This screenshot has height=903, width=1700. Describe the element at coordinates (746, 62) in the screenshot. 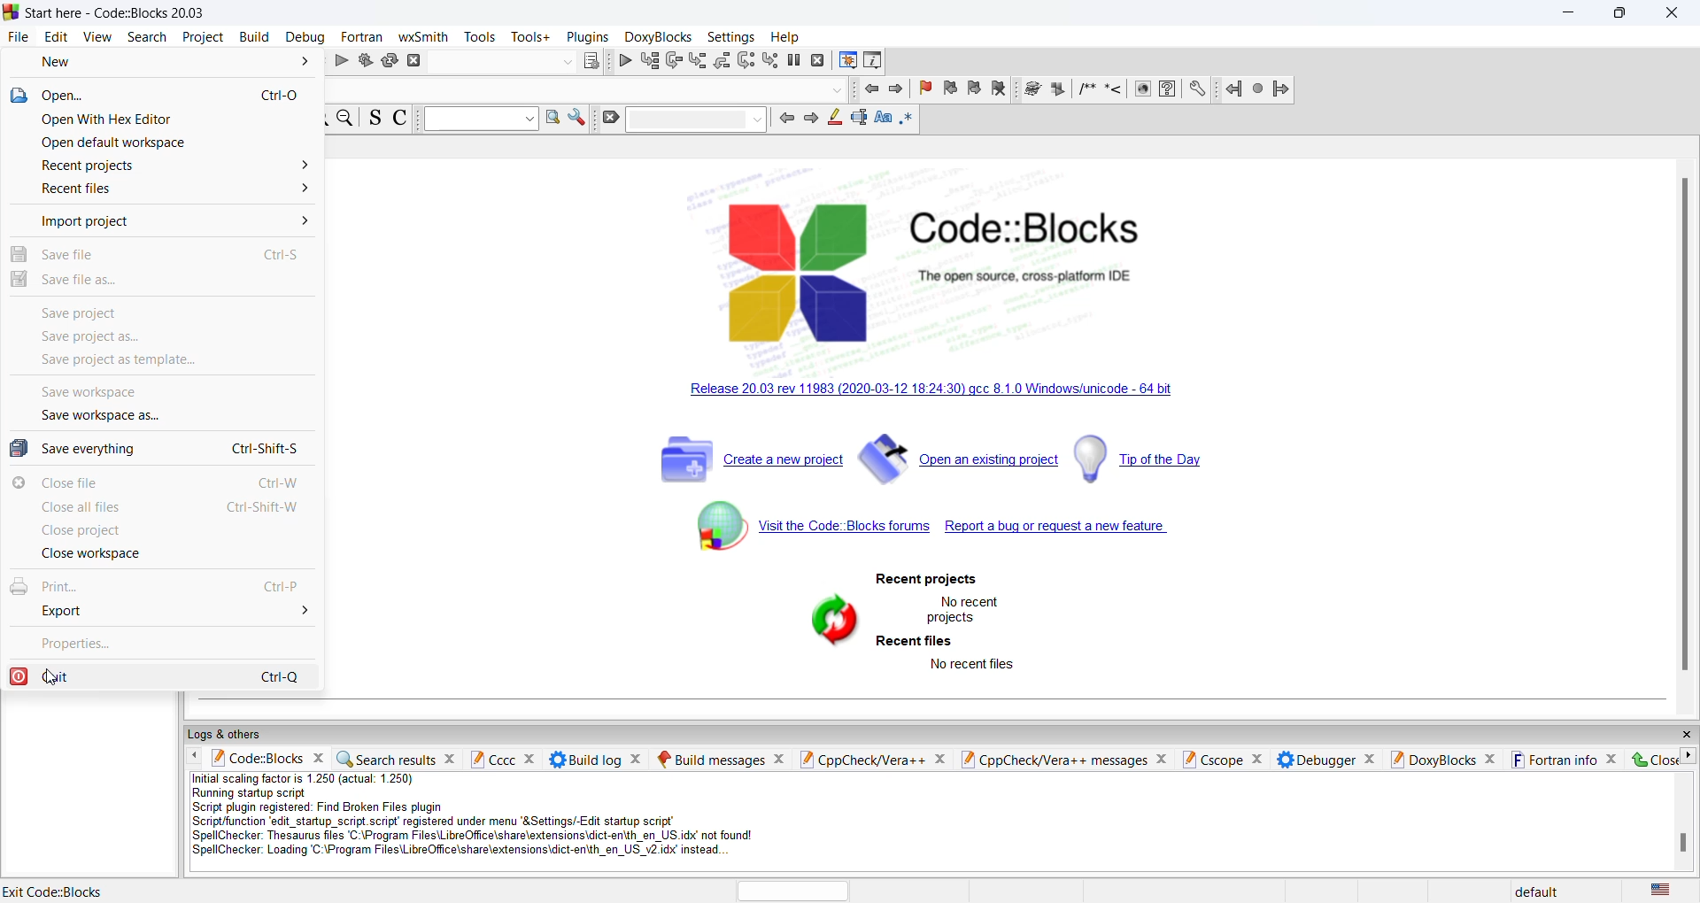

I see `next instruction` at that location.